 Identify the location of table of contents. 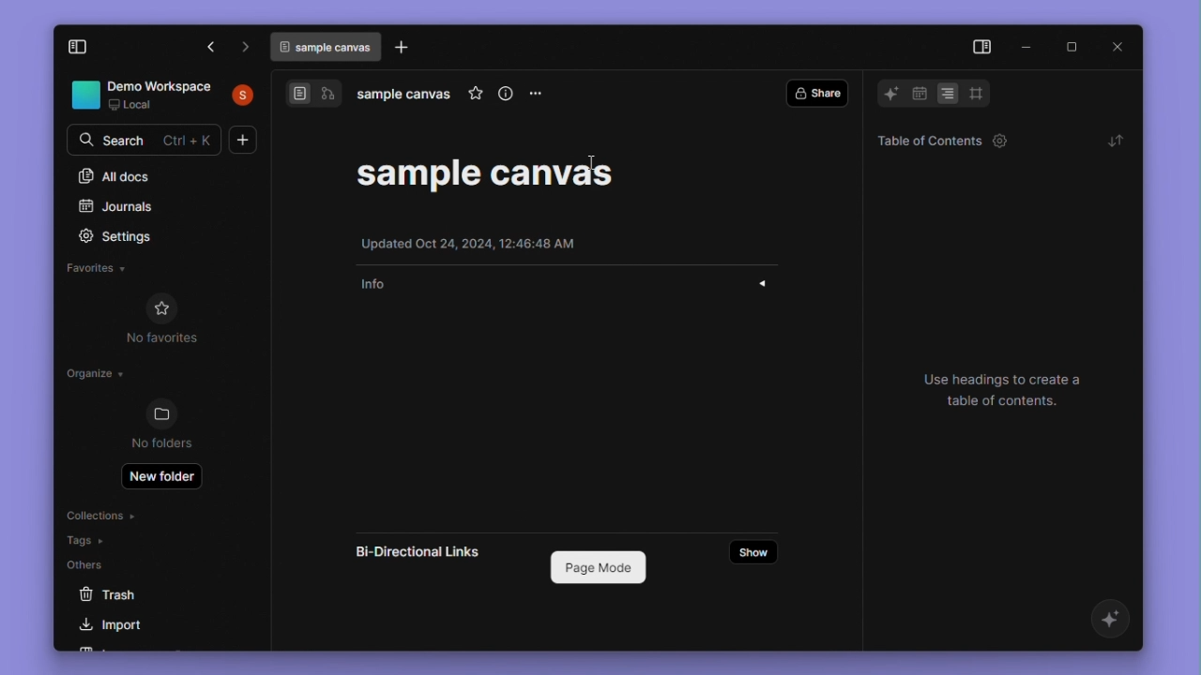
(936, 140).